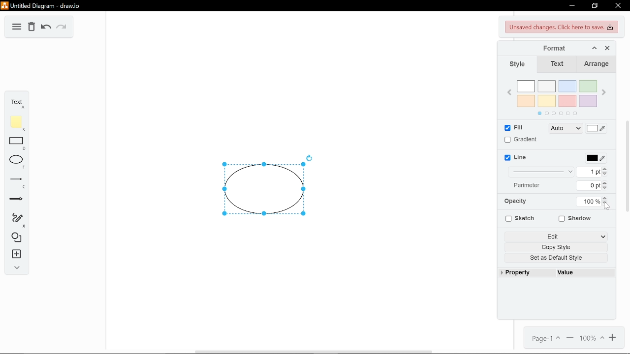  What do you see at coordinates (265, 192) in the screenshot?
I see `Current diagram` at bounding box center [265, 192].